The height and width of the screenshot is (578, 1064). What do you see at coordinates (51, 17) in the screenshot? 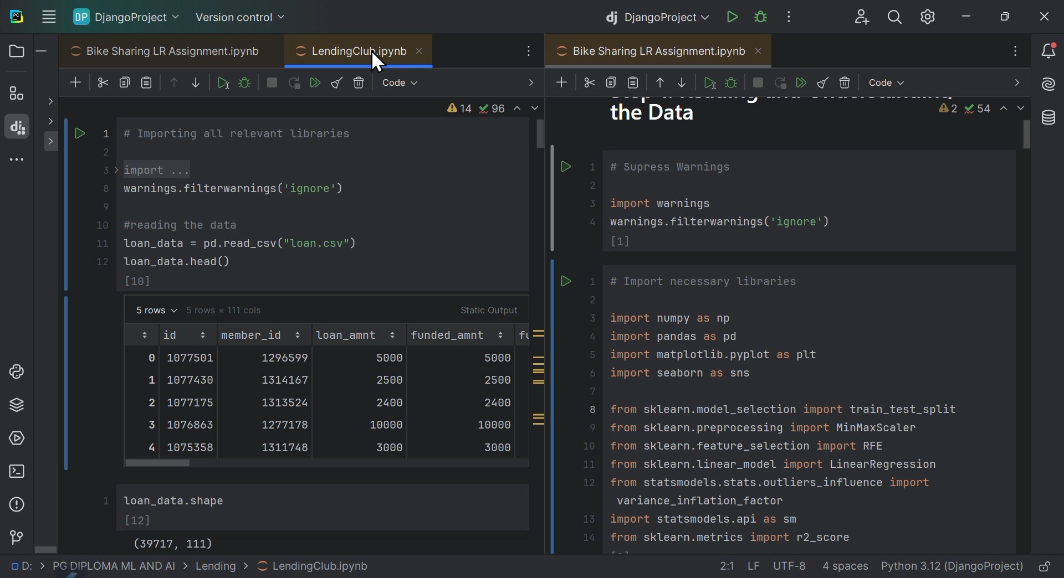
I see `` at bounding box center [51, 17].